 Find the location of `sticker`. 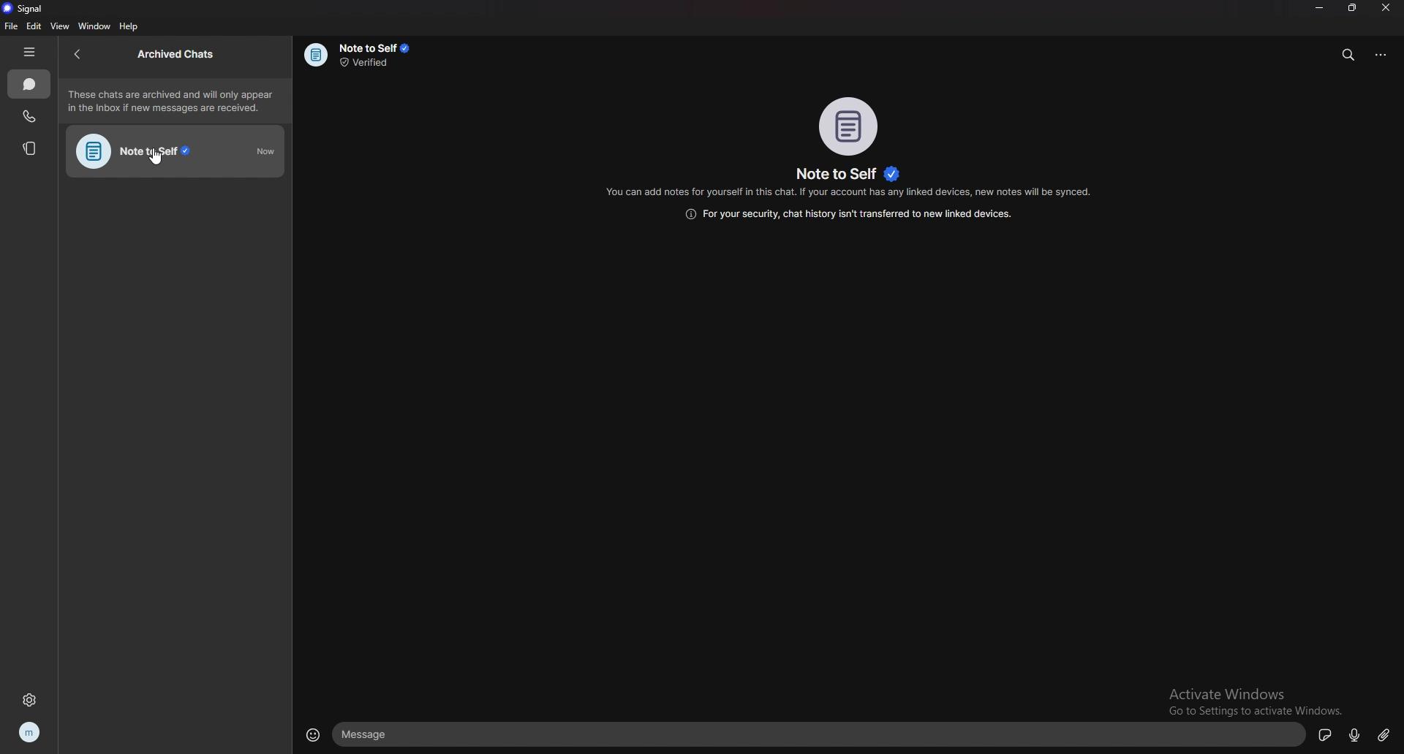

sticker is located at coordinates (1326, 734).